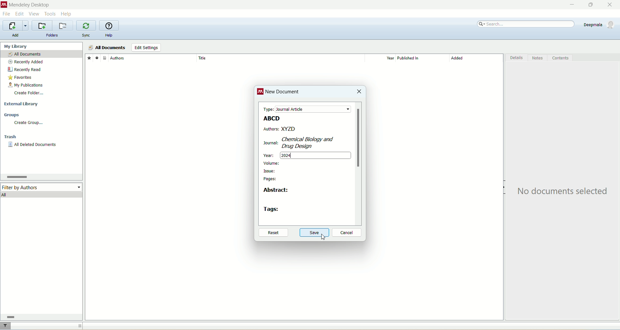 Image resolution: width=620 pixels, height=330 pixels. Describe the element at coordinates (40, 317) in the screenshot. I see `horizontal scroll bar` at that location.